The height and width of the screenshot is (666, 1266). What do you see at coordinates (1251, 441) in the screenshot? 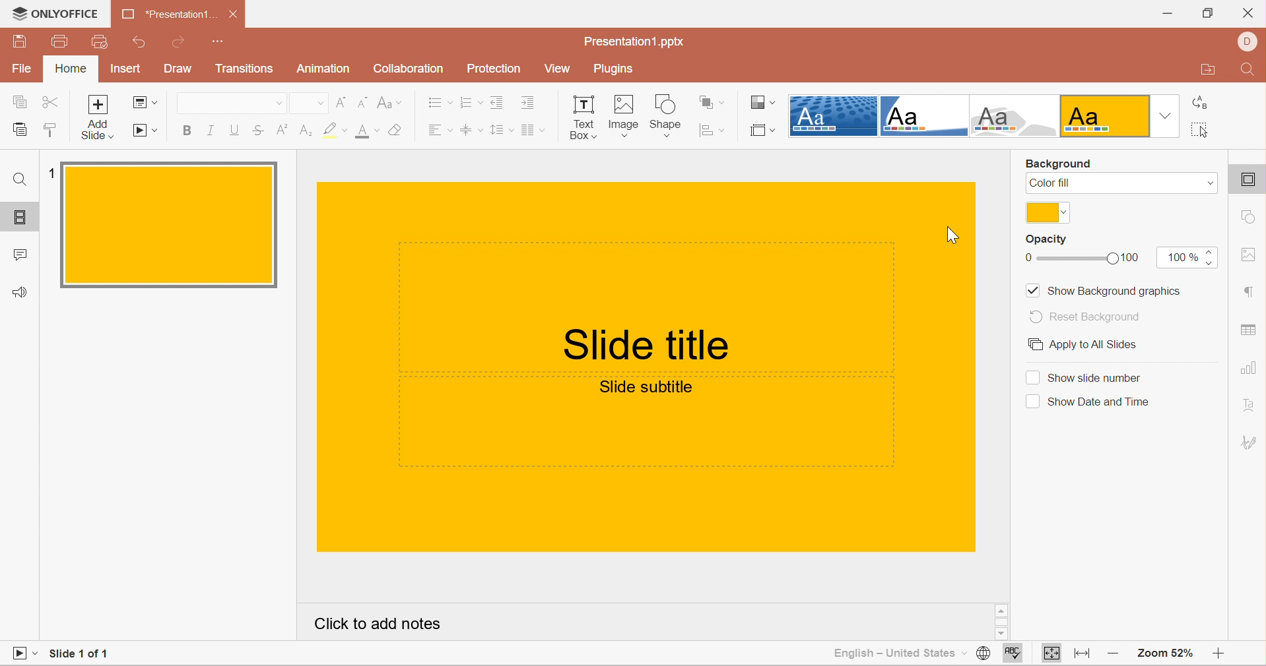
I see `Signature settings` at bounding box center [1251, 441].